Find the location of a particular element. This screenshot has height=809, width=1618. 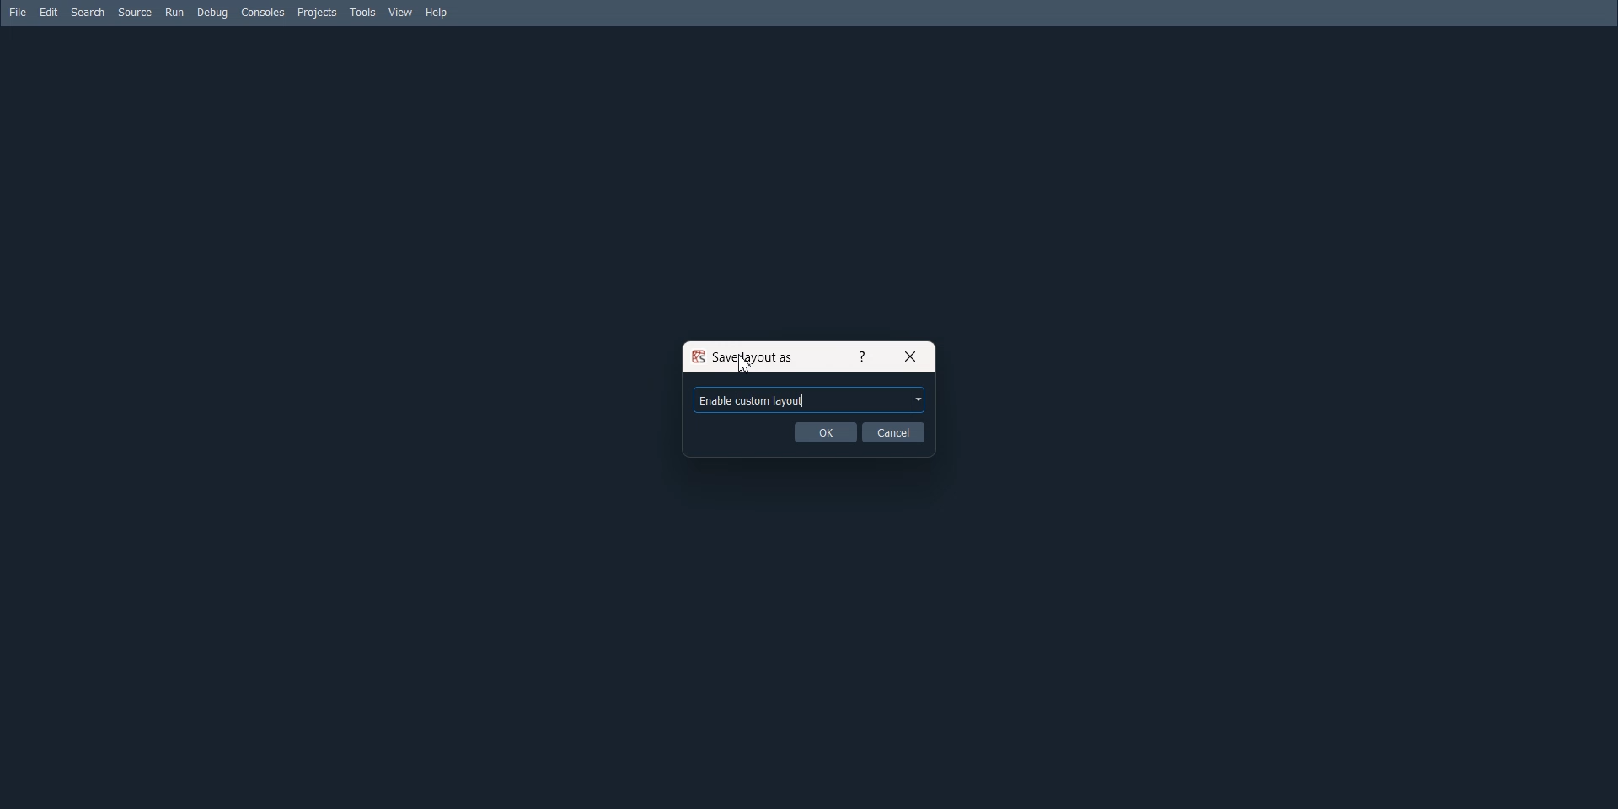

Projects is located at coordinates (318, 13).